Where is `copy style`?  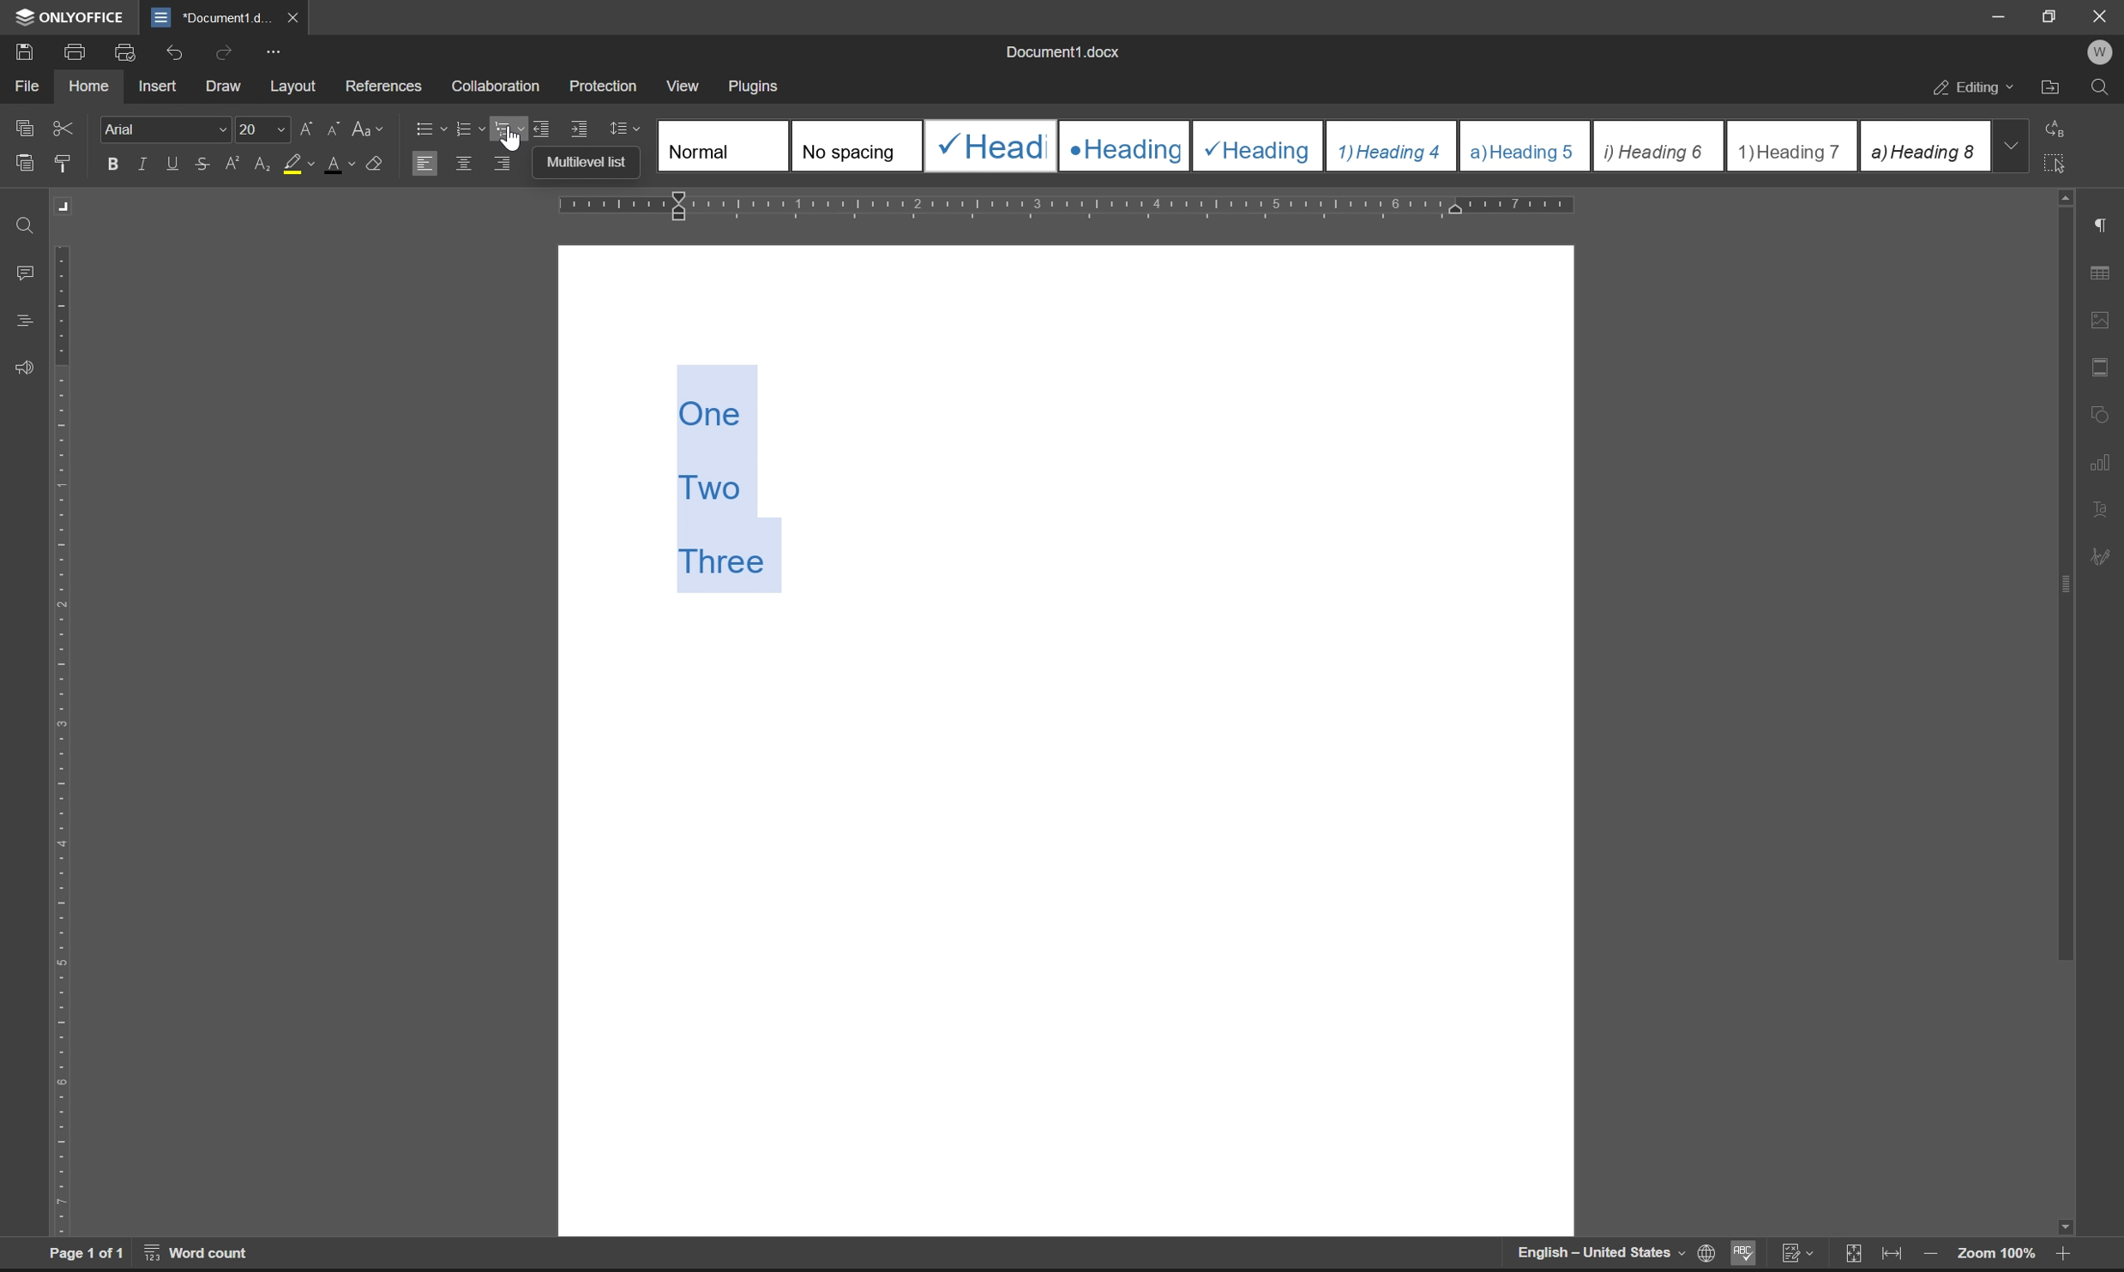
copy style is located at coordinates (63, 165).